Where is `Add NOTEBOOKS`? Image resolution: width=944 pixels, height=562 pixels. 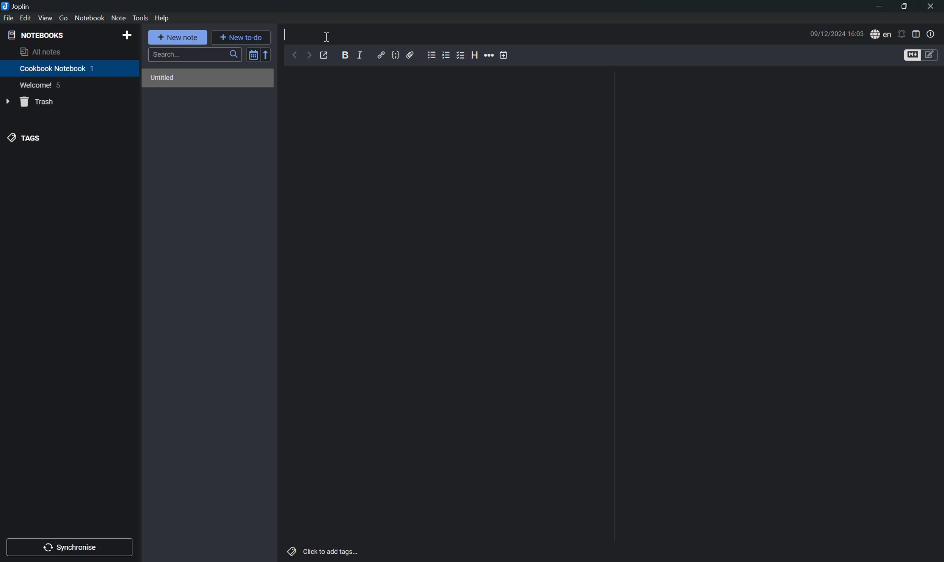 Add NOTEBOOKS is located at coordinates (127, 35).